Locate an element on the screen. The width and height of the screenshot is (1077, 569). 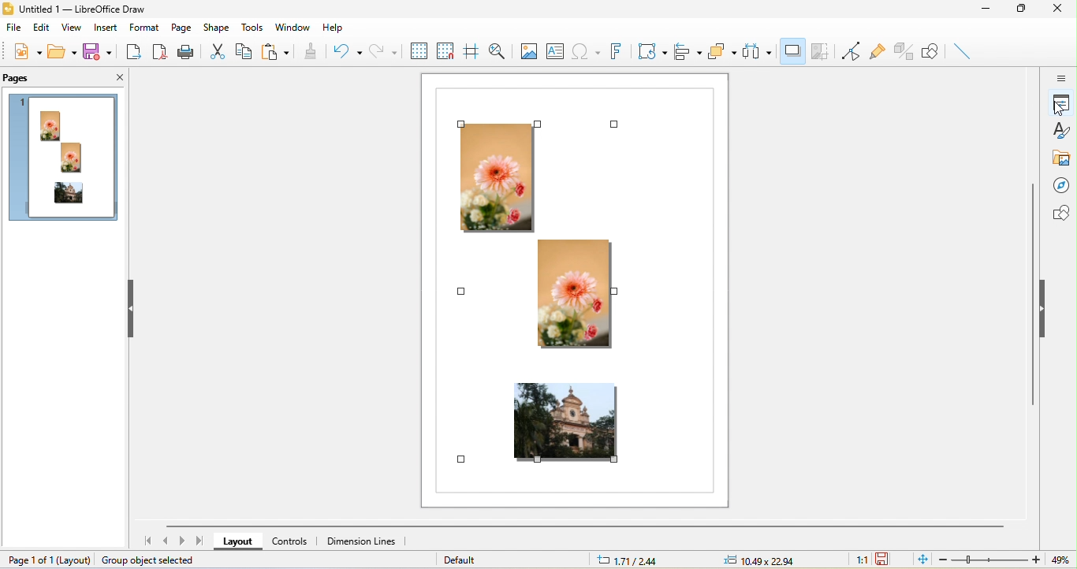
sidebar settings is located at coordinates (1061, 80).